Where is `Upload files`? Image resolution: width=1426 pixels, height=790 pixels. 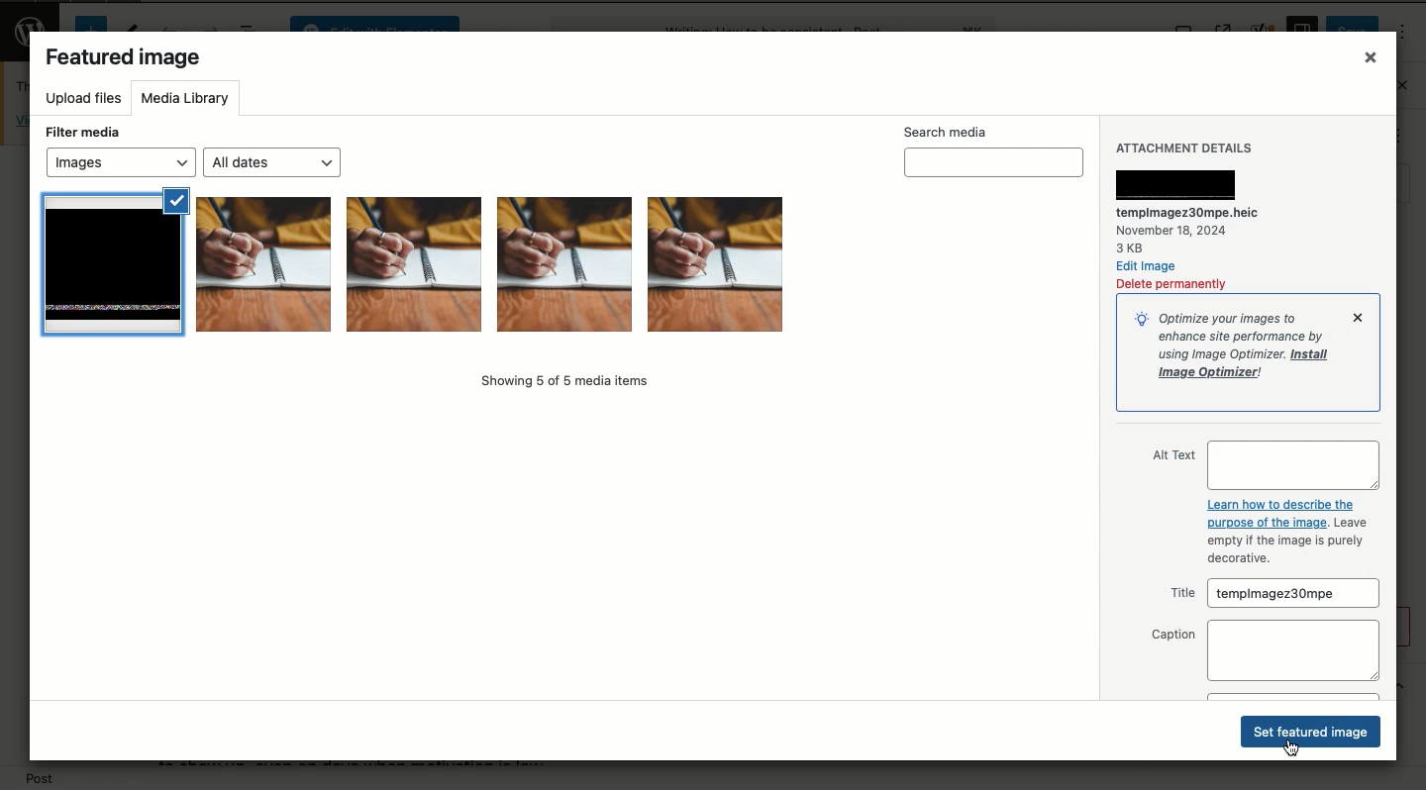
Upload files is located at coordinates (80, 100).